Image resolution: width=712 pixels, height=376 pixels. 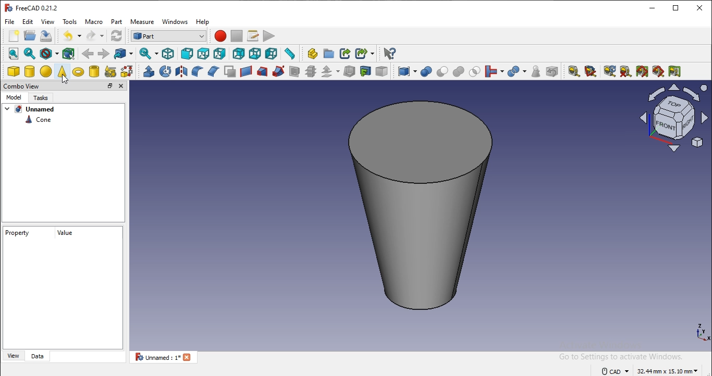 I want to click on sync view, so click(x=146, y=53).